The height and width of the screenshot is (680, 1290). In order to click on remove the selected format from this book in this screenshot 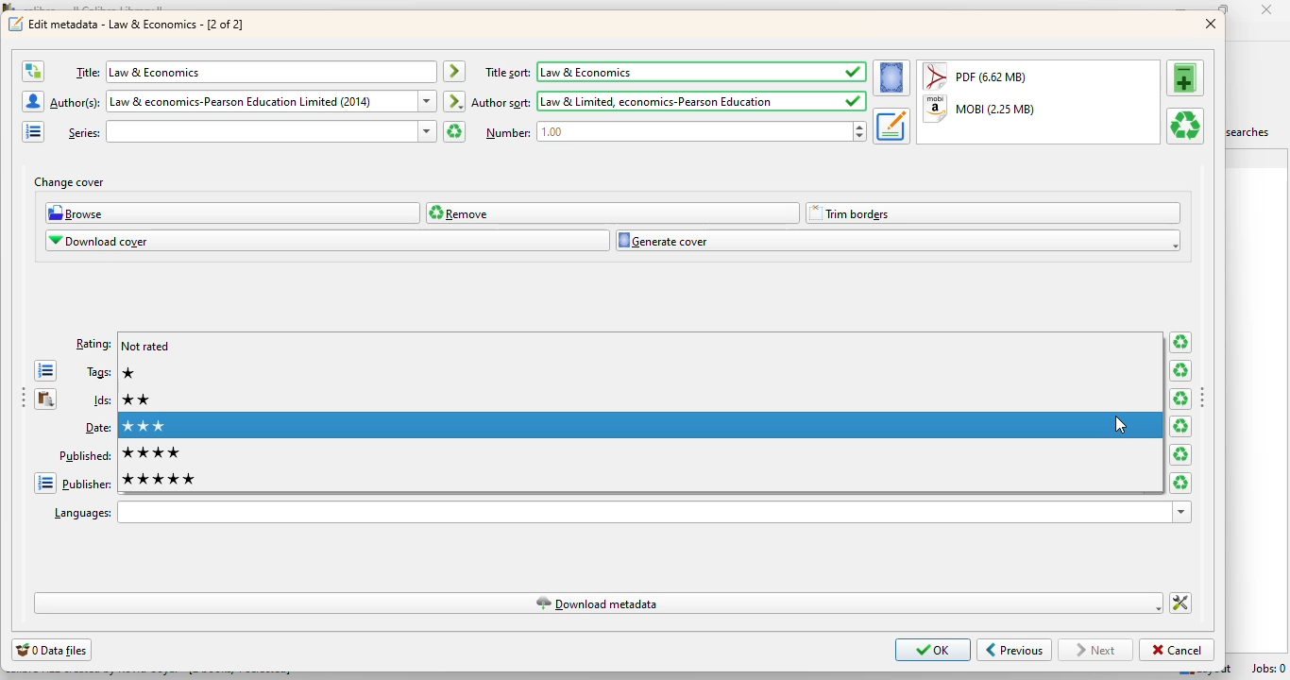, I will do `click(1184, 126)`.